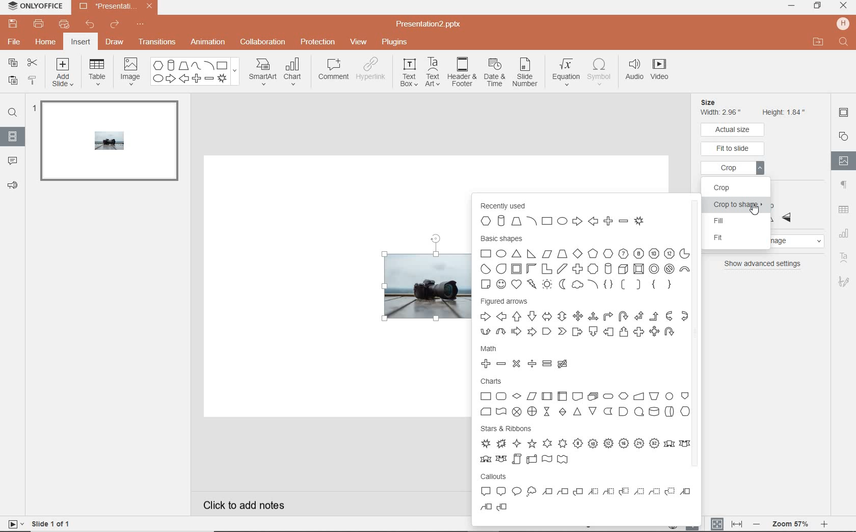 The width and height of the screenshot is (856, 532). Describe the element at coordinates (567, 70) in the screenshot. I see `equation` at that location.